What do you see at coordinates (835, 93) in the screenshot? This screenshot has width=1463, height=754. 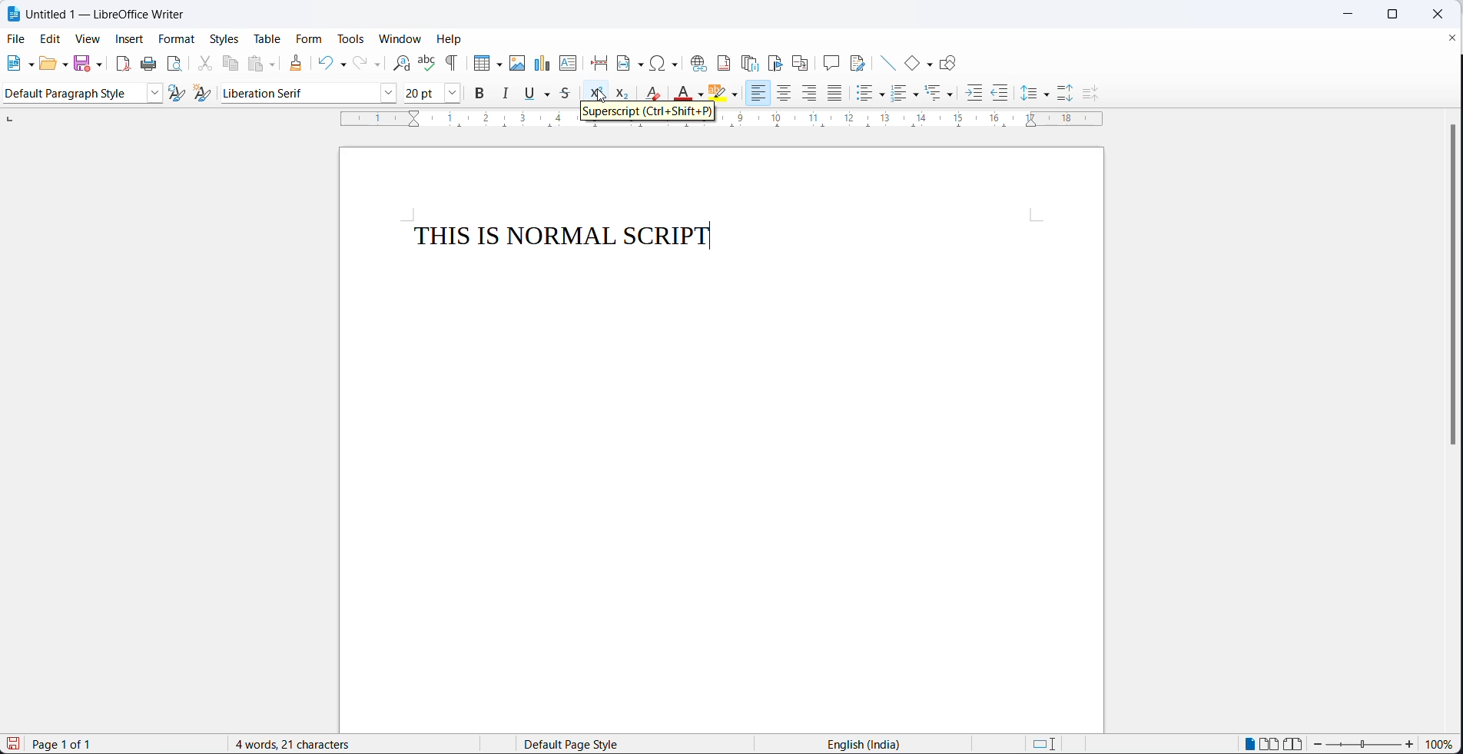 I see `justified` at bounding box center [835, 93].